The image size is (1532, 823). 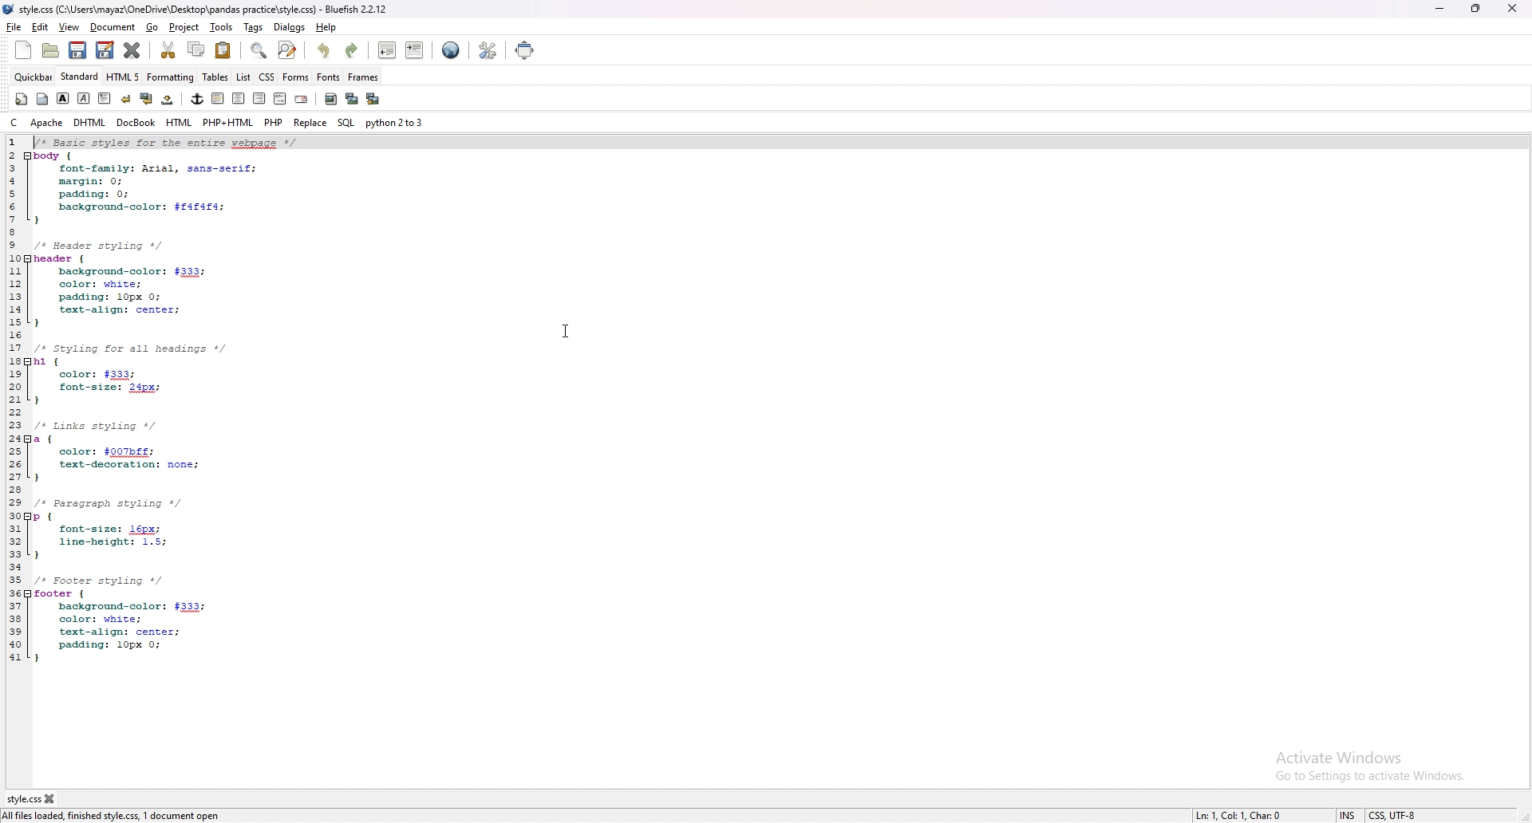 I want to click on copy, so click(x=195, y=49).